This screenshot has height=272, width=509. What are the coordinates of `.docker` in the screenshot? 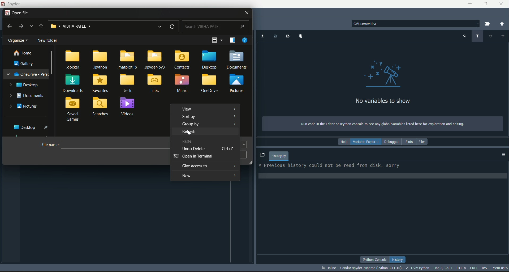 It's located at (73, 60).